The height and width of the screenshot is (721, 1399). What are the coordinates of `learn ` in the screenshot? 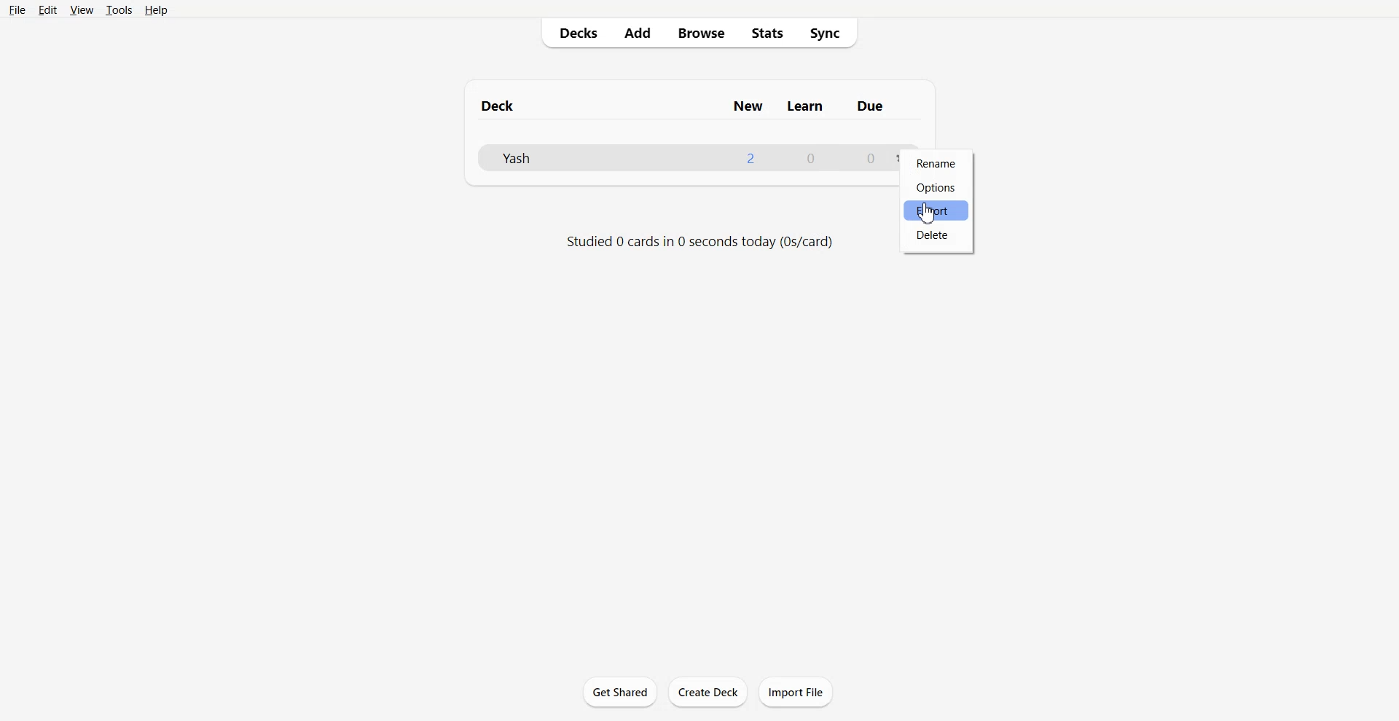 It's located at (807, 106).